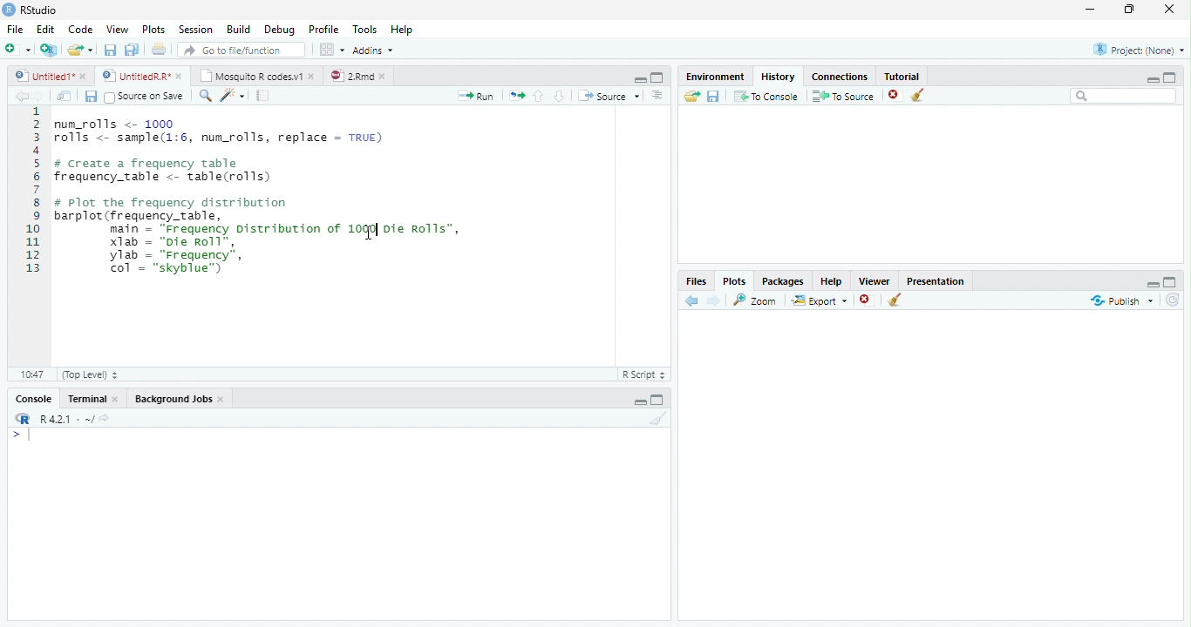  Describe the element at coordinates (658, 400) in the screenshot. I see `Expand Height` at that location.